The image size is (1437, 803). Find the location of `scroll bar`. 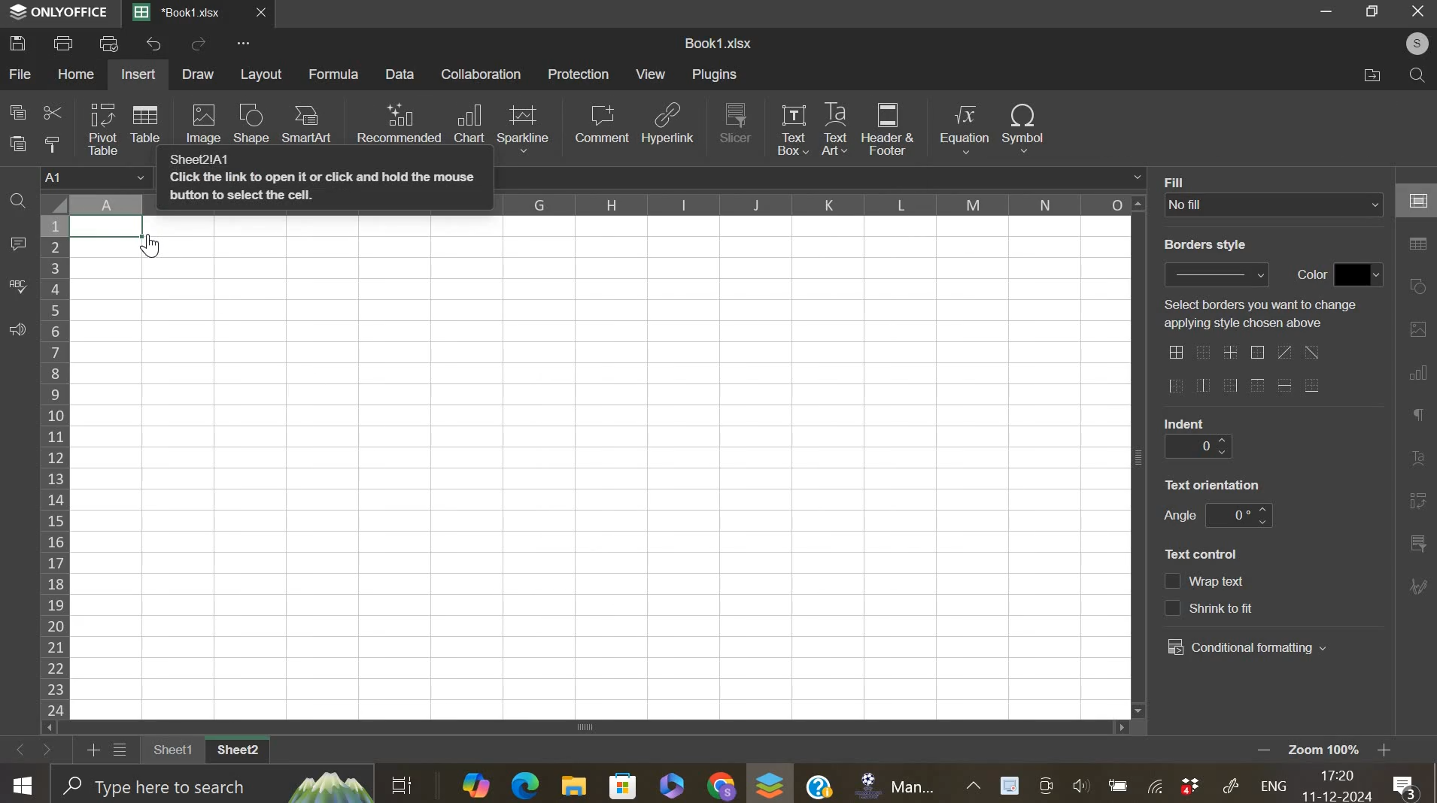

scroll bar is located at coordinates (593, 726).